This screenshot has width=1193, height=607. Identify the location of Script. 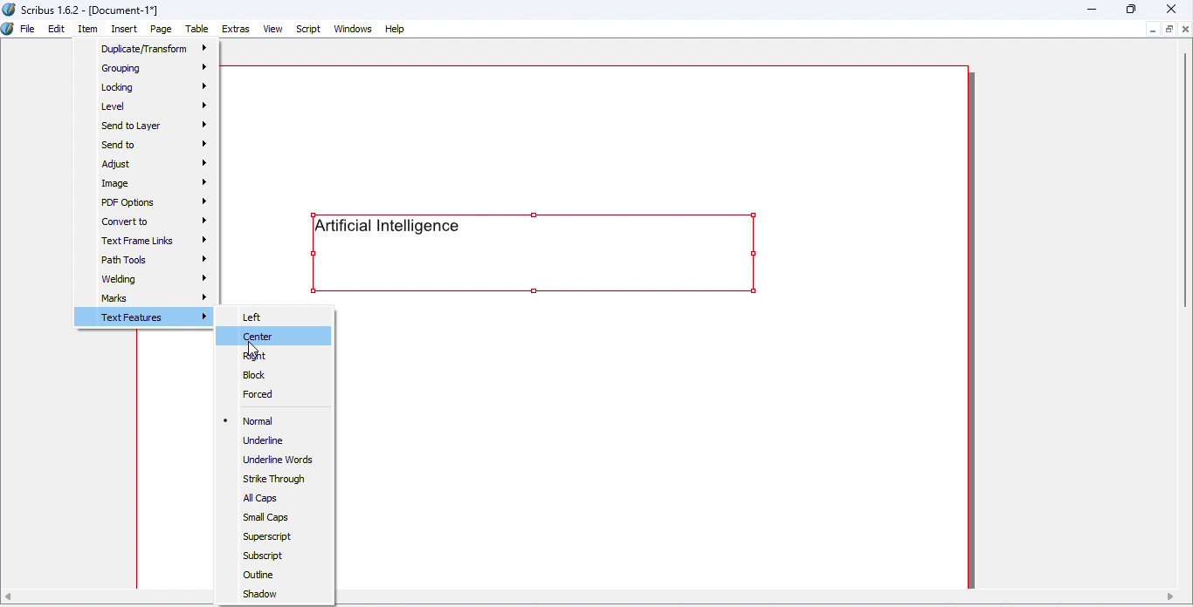
(309, 29).